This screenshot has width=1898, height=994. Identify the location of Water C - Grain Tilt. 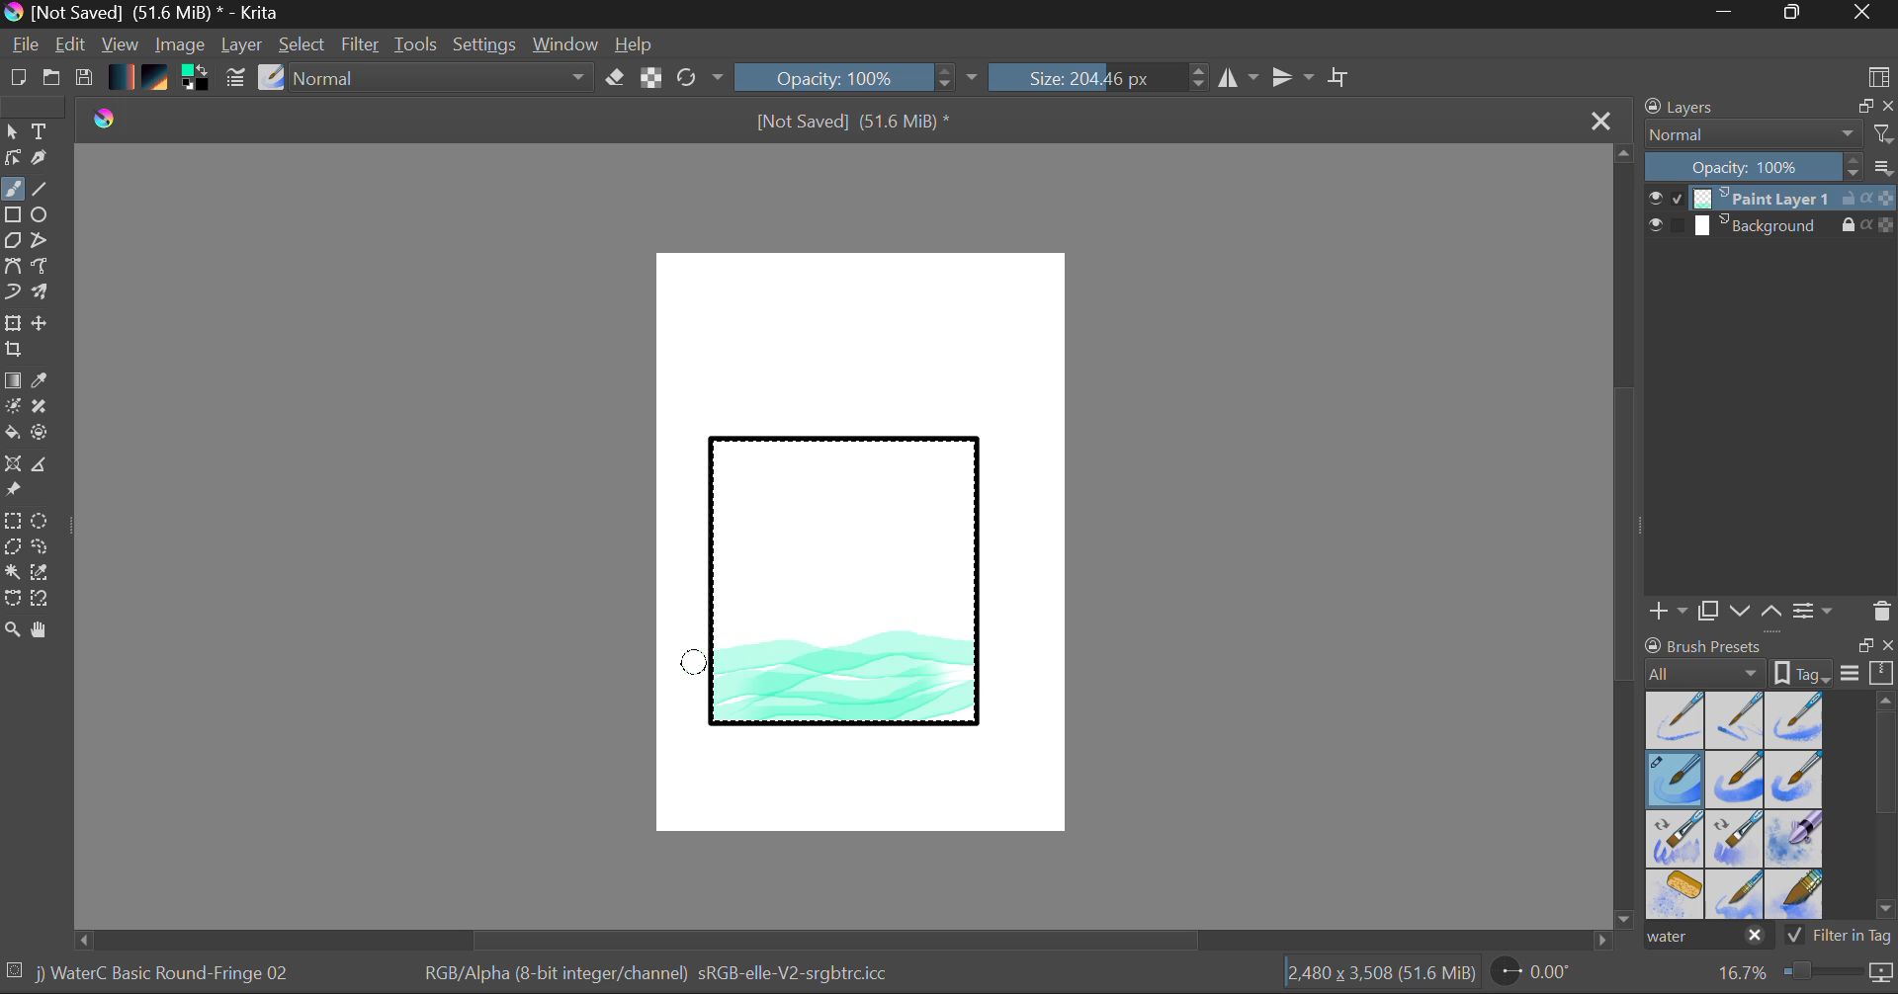
(1677, 839).